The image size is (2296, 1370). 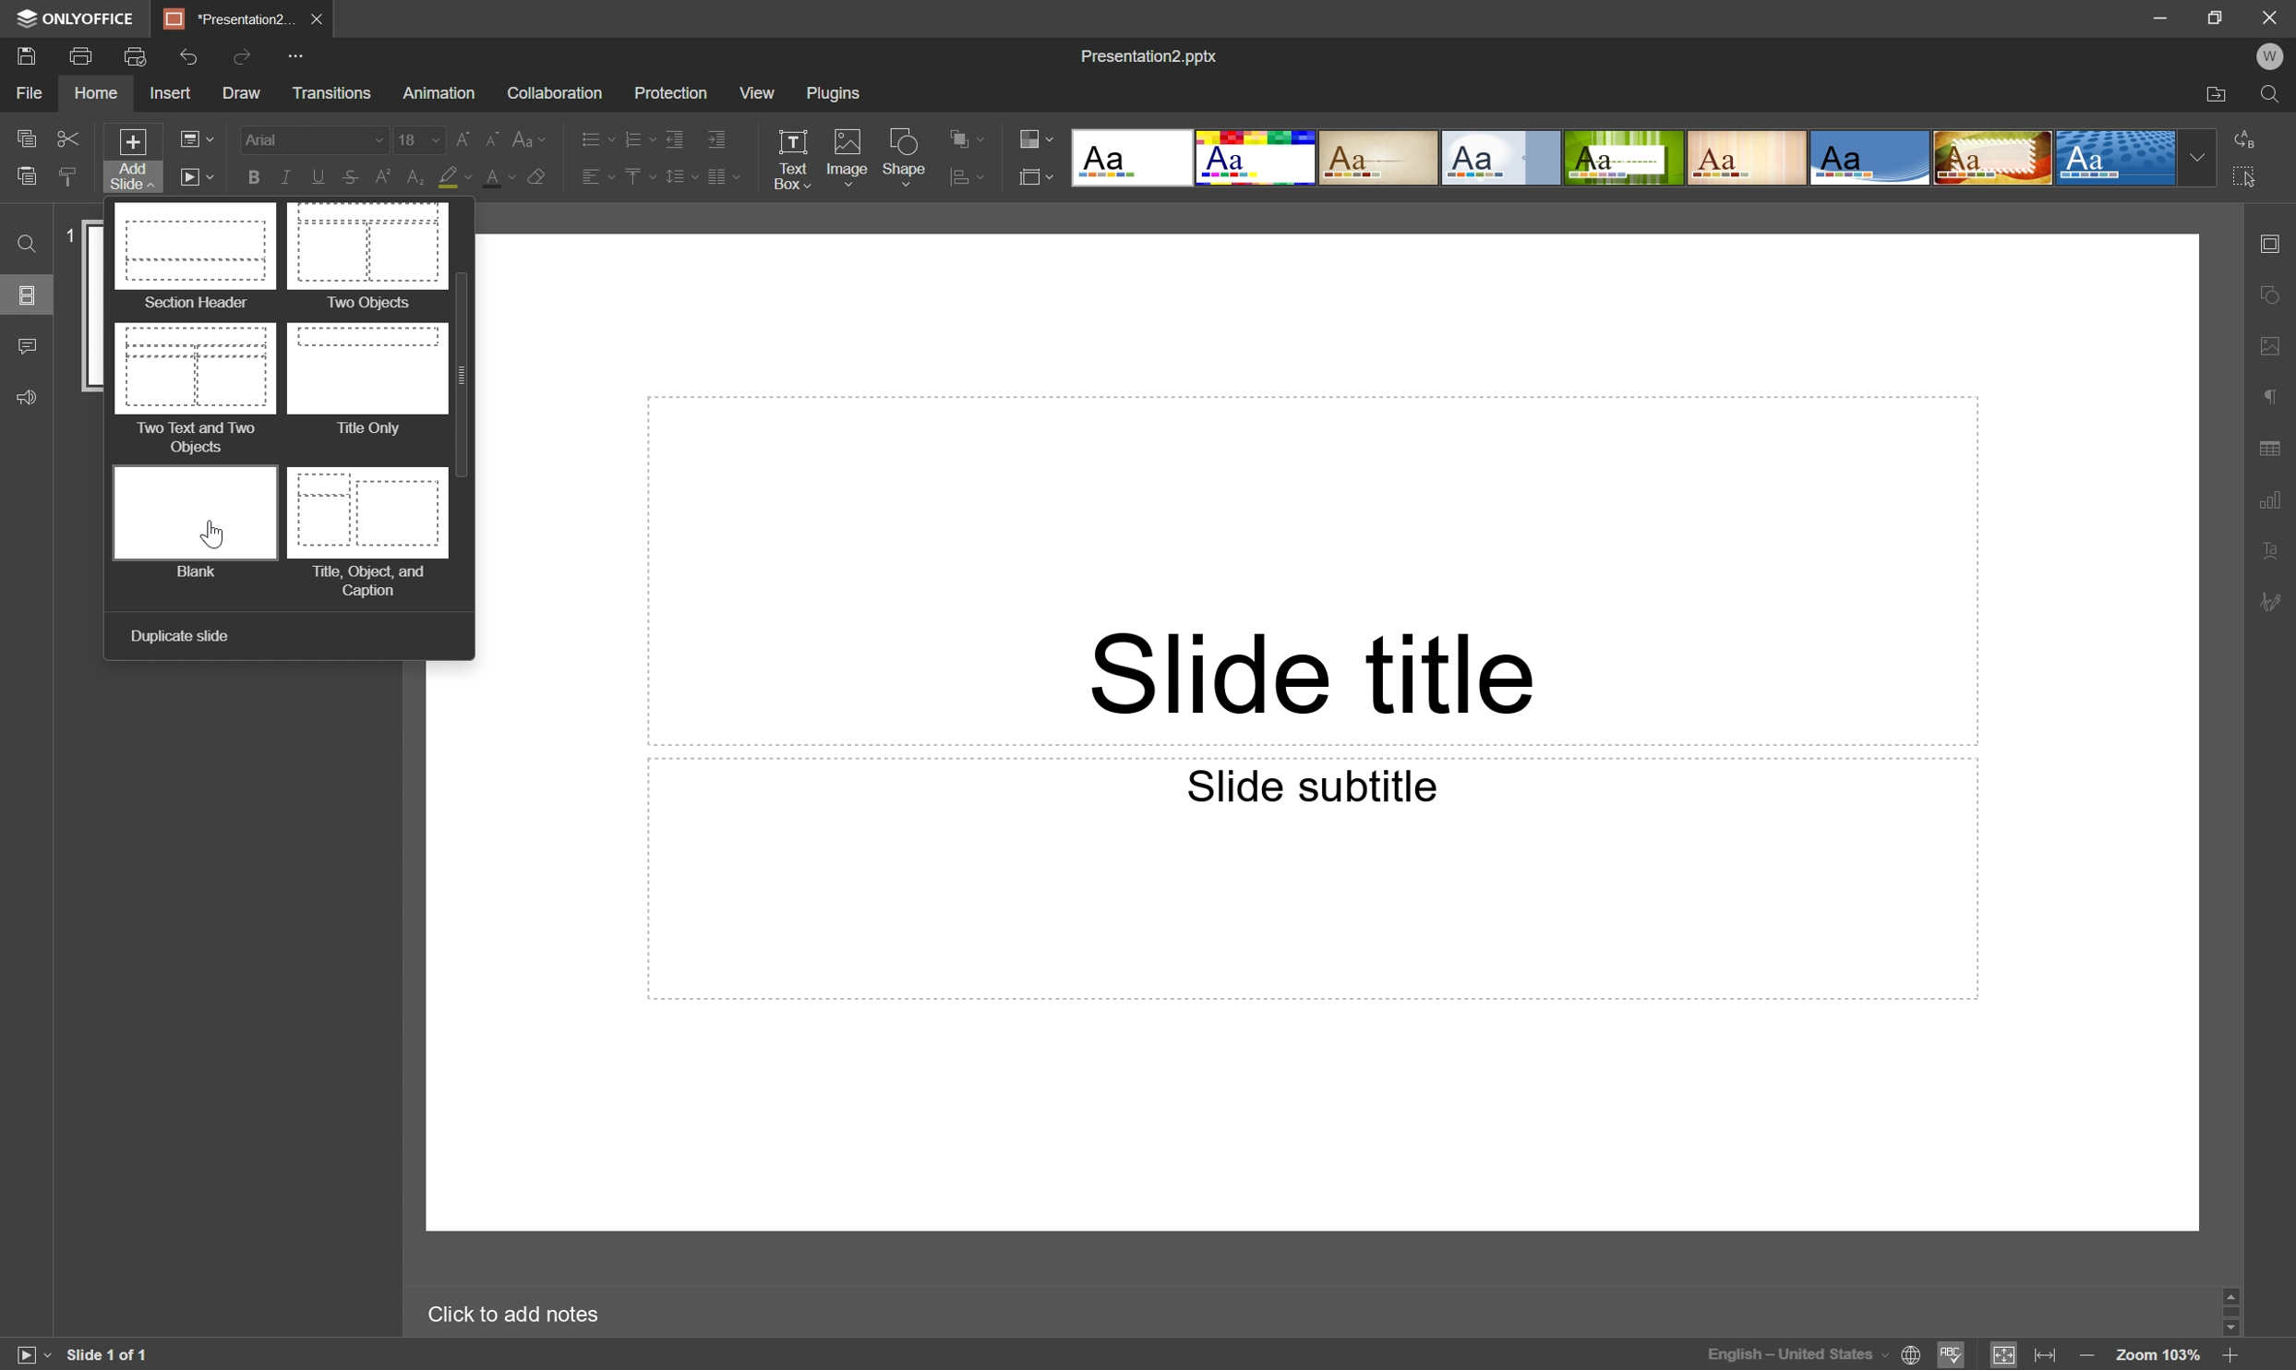 What do you see at coordinates (2048, 1356) in the screenshot?
I see `Fit to width` at bounding box center [2048, 1356].